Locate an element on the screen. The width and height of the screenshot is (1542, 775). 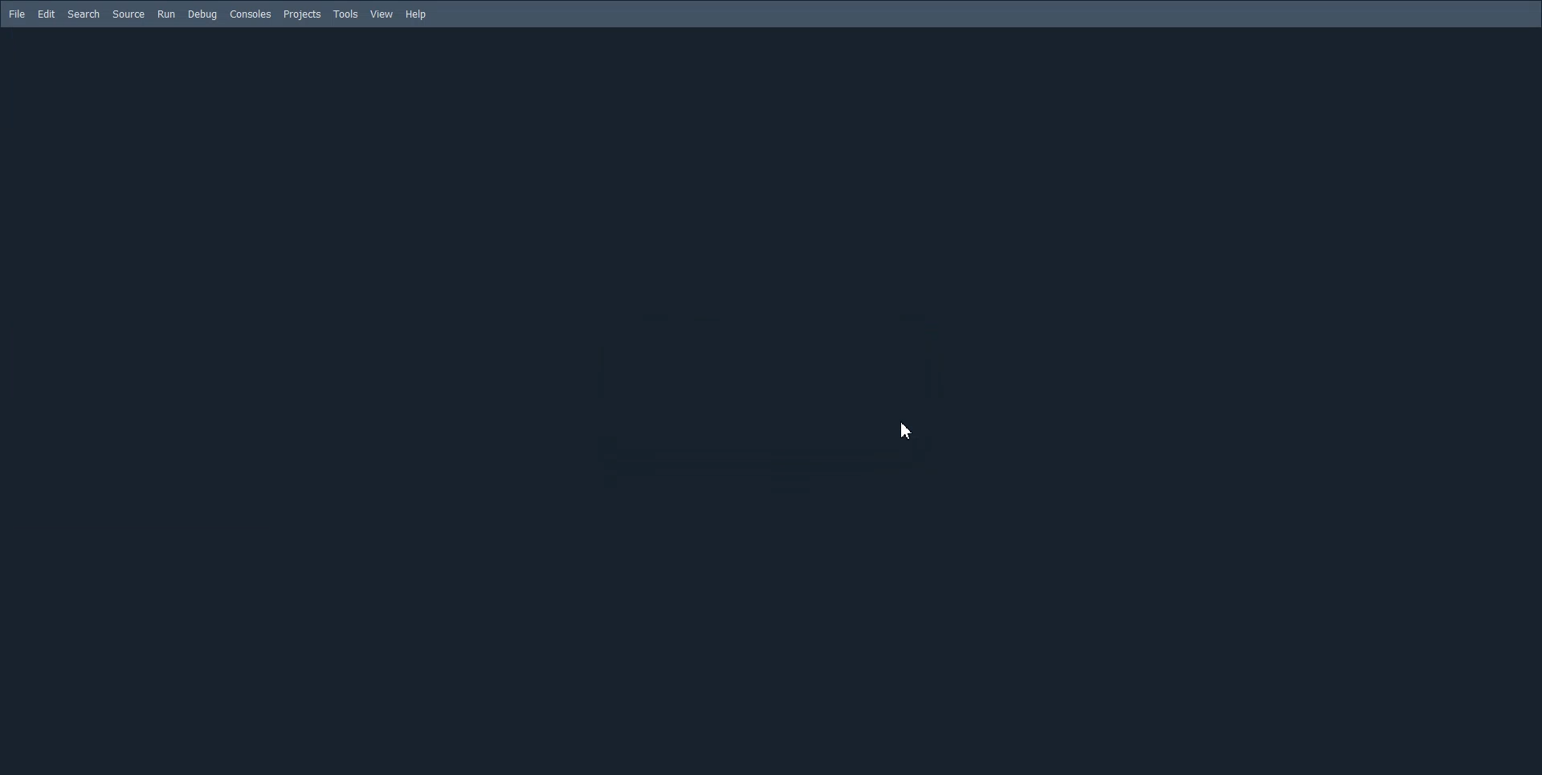
Consoles is located at coordinates (250, 15).